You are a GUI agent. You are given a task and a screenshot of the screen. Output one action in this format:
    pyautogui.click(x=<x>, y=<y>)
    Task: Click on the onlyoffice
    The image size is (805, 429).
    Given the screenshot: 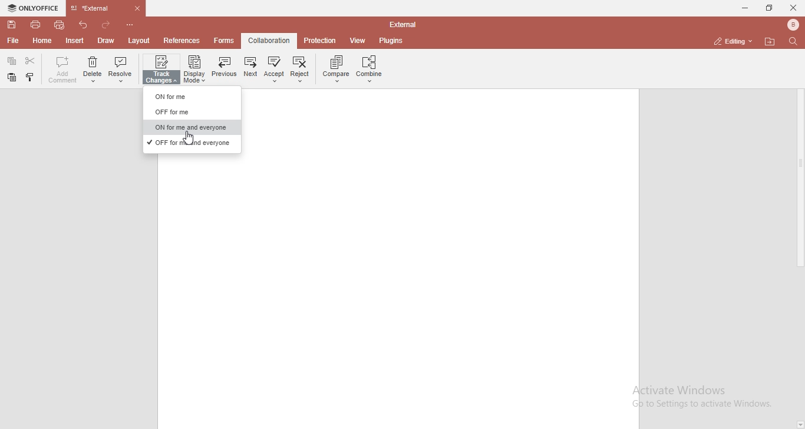 What is the action you would take?
    pyautogui.click(x=34, y=8)
    